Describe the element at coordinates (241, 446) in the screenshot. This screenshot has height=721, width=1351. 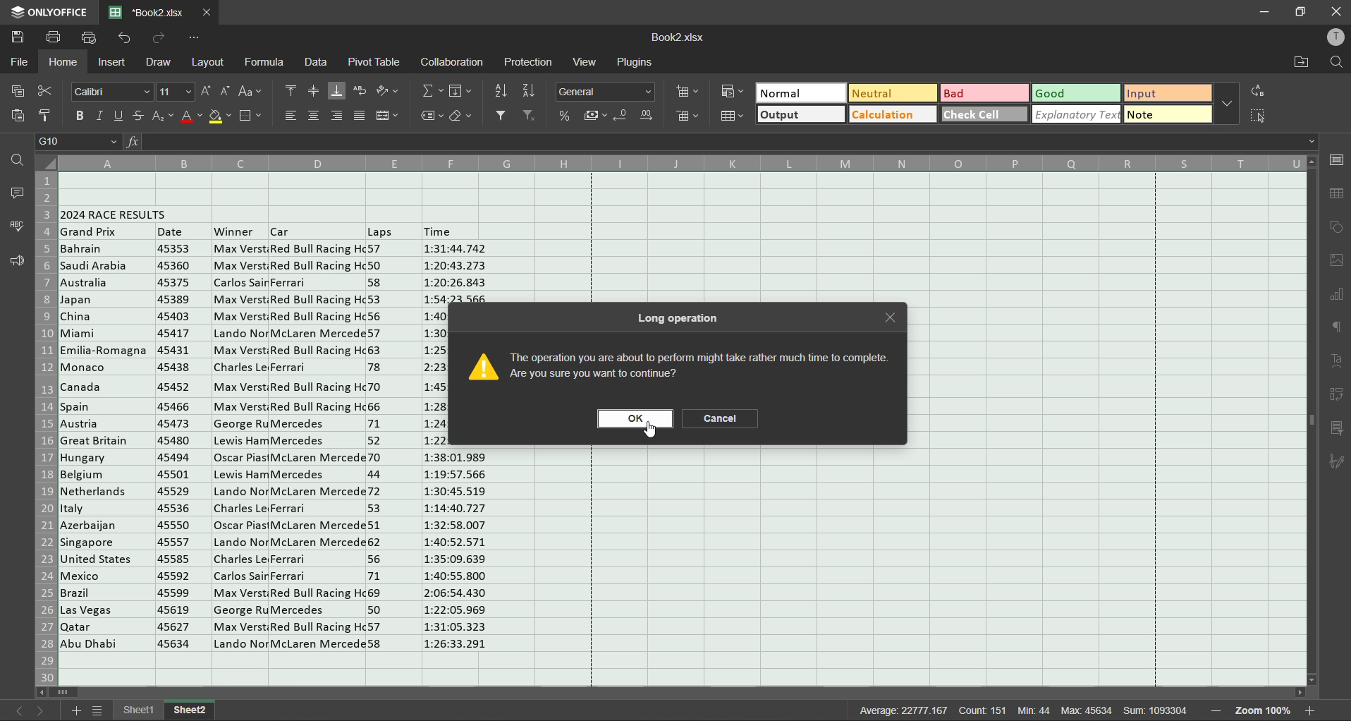
I see `winner` at that location.